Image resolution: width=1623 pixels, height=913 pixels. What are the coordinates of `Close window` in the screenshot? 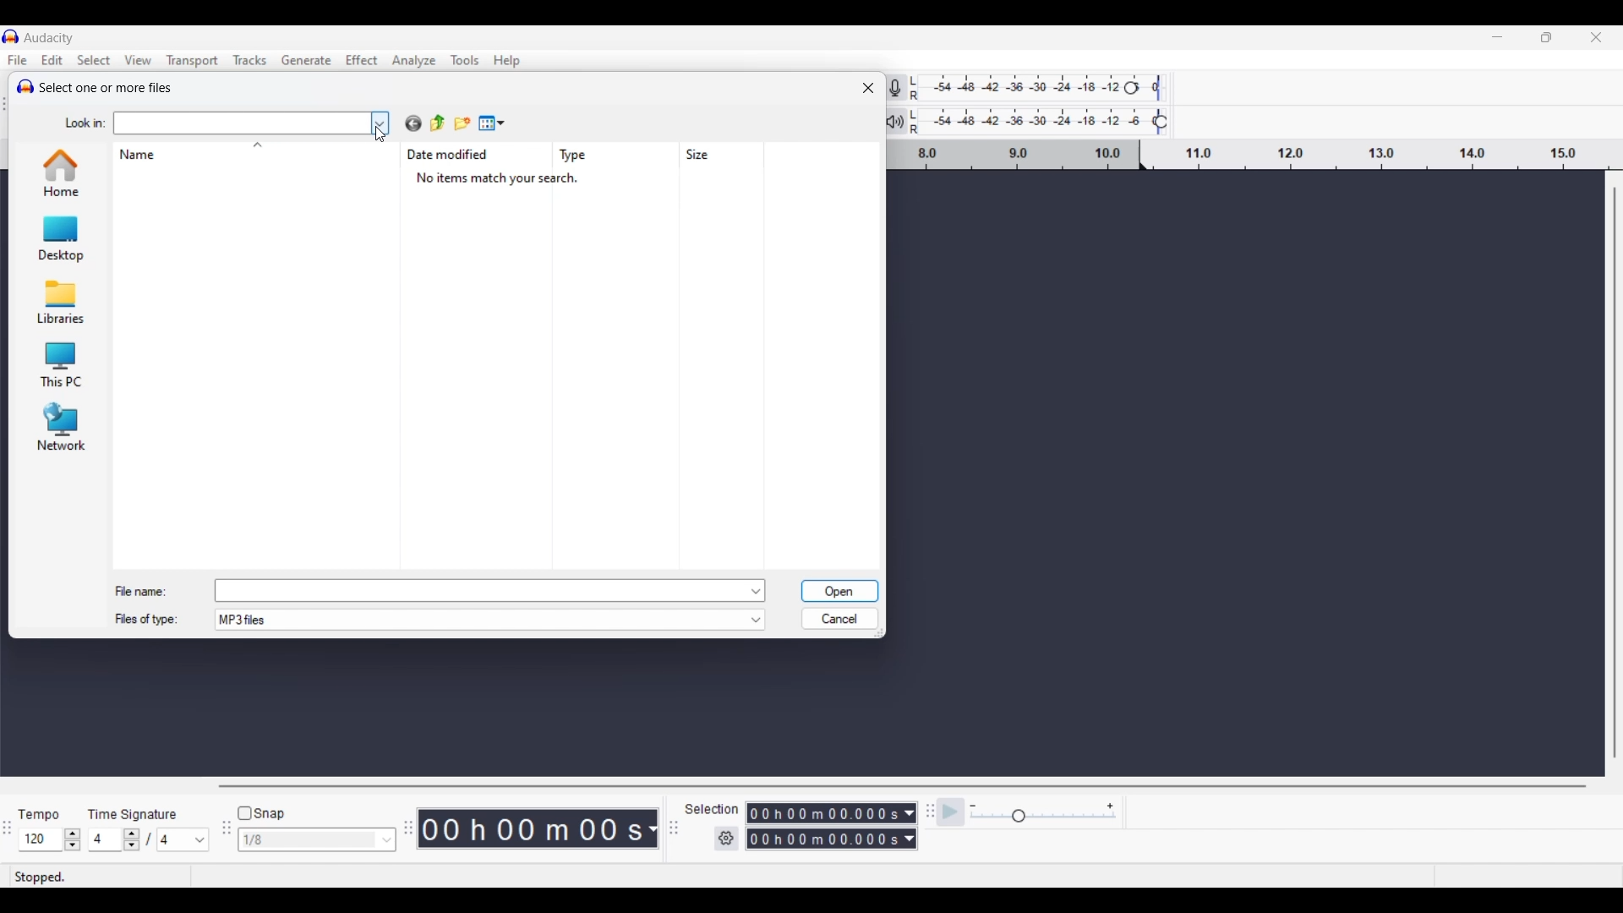 It's located at (868, 88).